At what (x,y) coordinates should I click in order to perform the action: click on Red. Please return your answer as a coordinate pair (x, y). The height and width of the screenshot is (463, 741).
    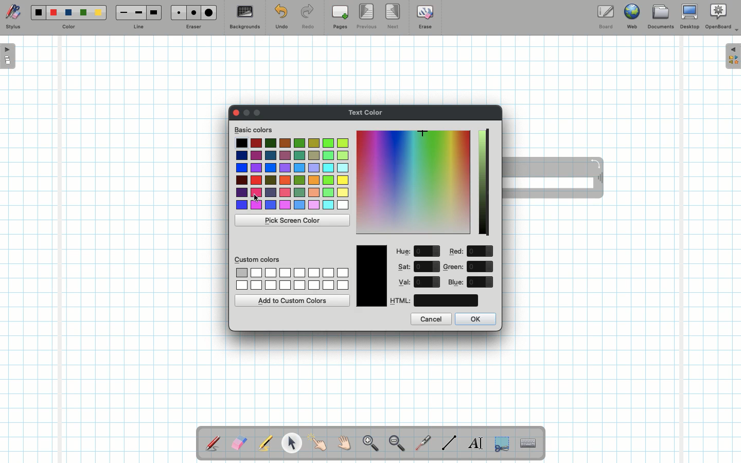
    Looking at the image, I should click on (54, 13).